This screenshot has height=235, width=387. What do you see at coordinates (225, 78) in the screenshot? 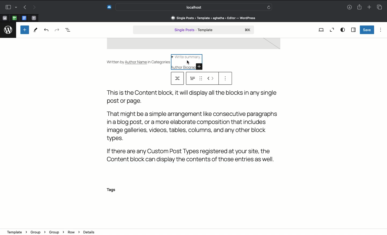
I see `Options` at bounding box center [225, 78].